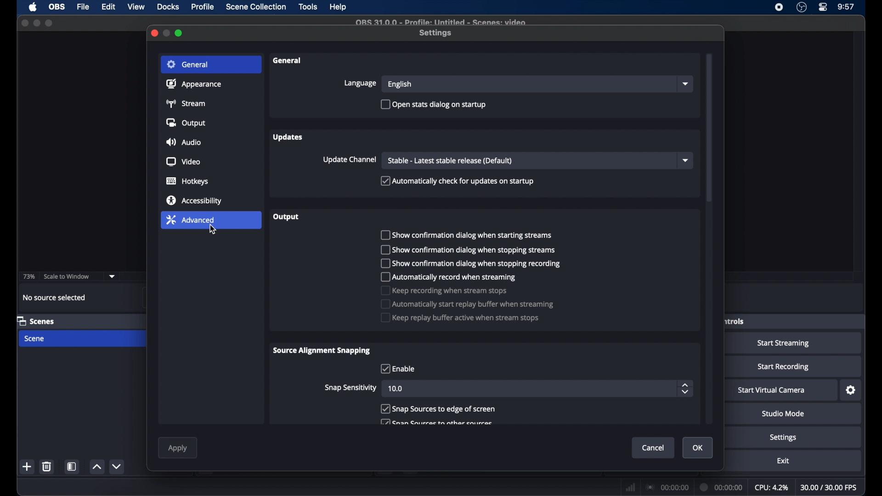  Describe the element at coordinates (687, 84) in the screenshot. I see `dropdown` at that location.